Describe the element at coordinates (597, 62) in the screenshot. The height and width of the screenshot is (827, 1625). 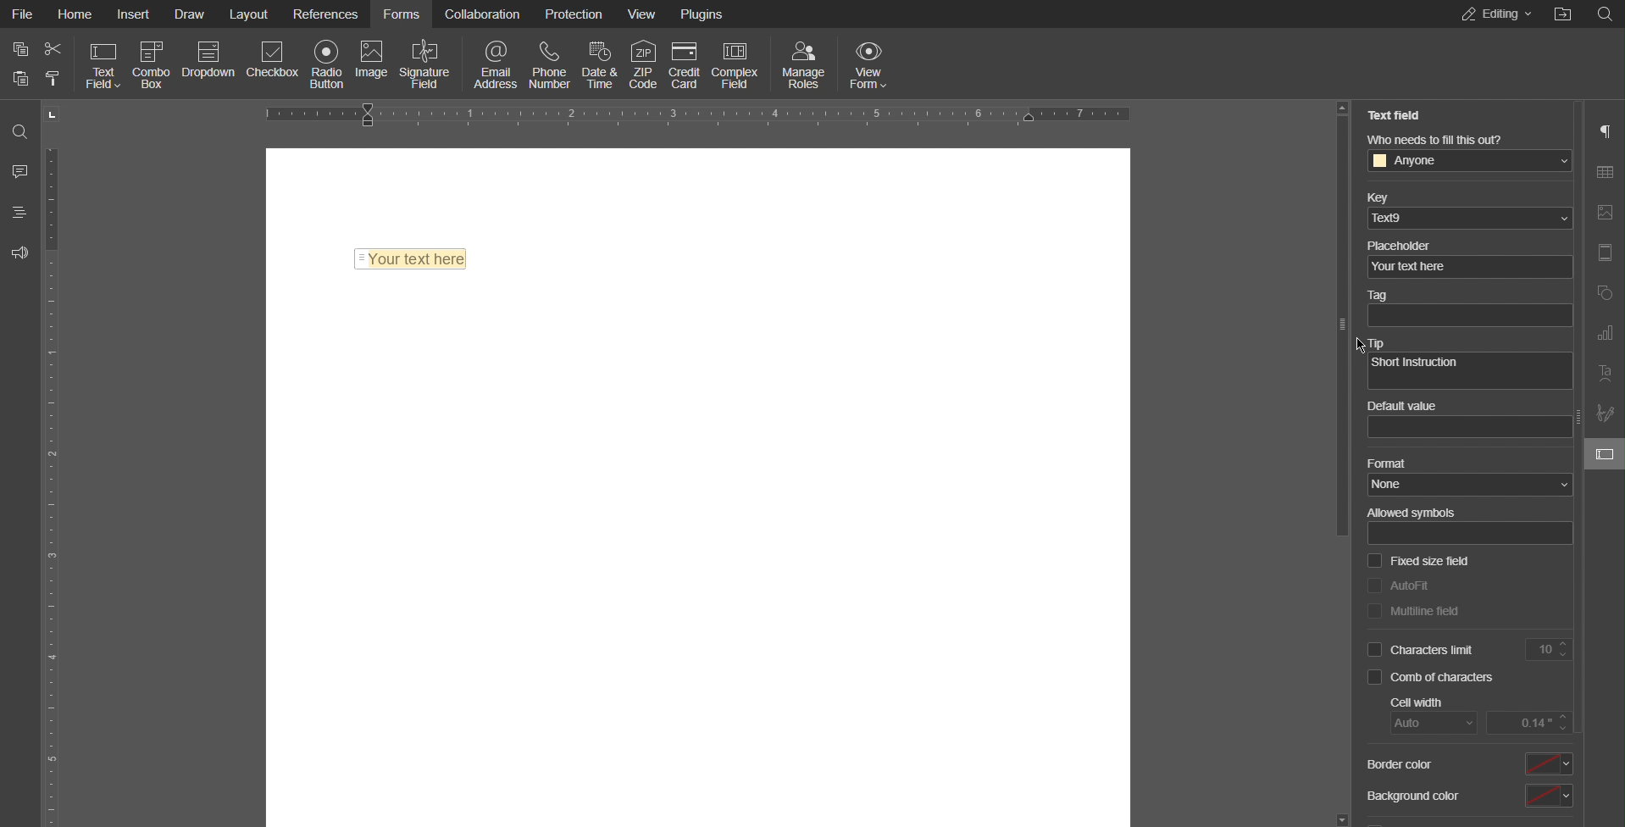
I see `Date & Time` at that location.